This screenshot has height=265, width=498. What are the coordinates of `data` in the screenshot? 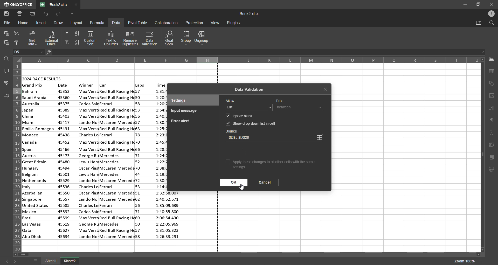 It's located at (301, 108).